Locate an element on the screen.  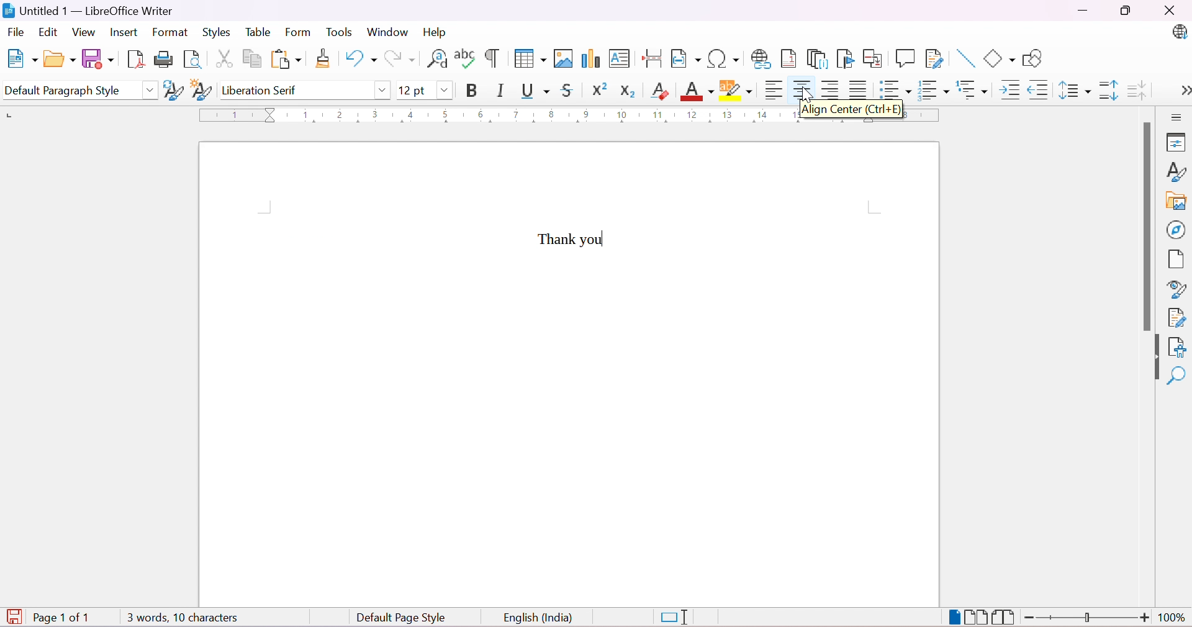
Decrease Indent is located at coordinates (1038, 89).